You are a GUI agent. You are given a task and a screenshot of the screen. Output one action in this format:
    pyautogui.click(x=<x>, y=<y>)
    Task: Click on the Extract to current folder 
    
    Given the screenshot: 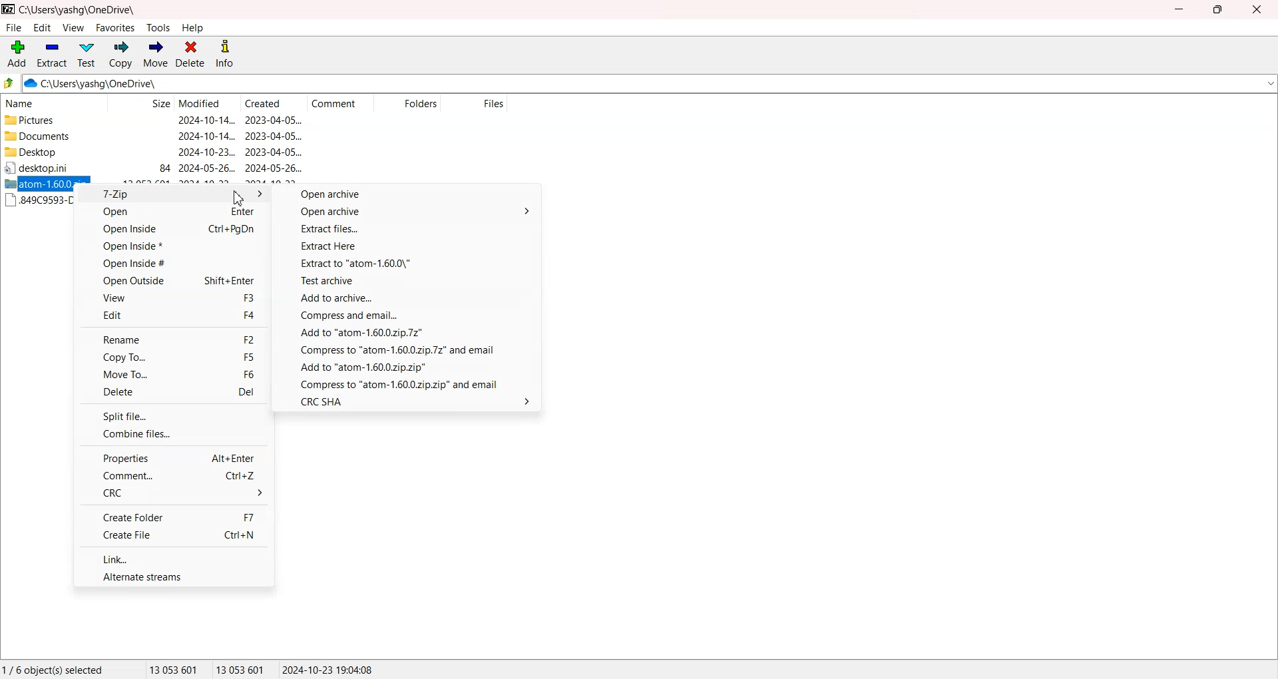 What is the action you would take?
    pyautogui.click(x=410, y=264)
    